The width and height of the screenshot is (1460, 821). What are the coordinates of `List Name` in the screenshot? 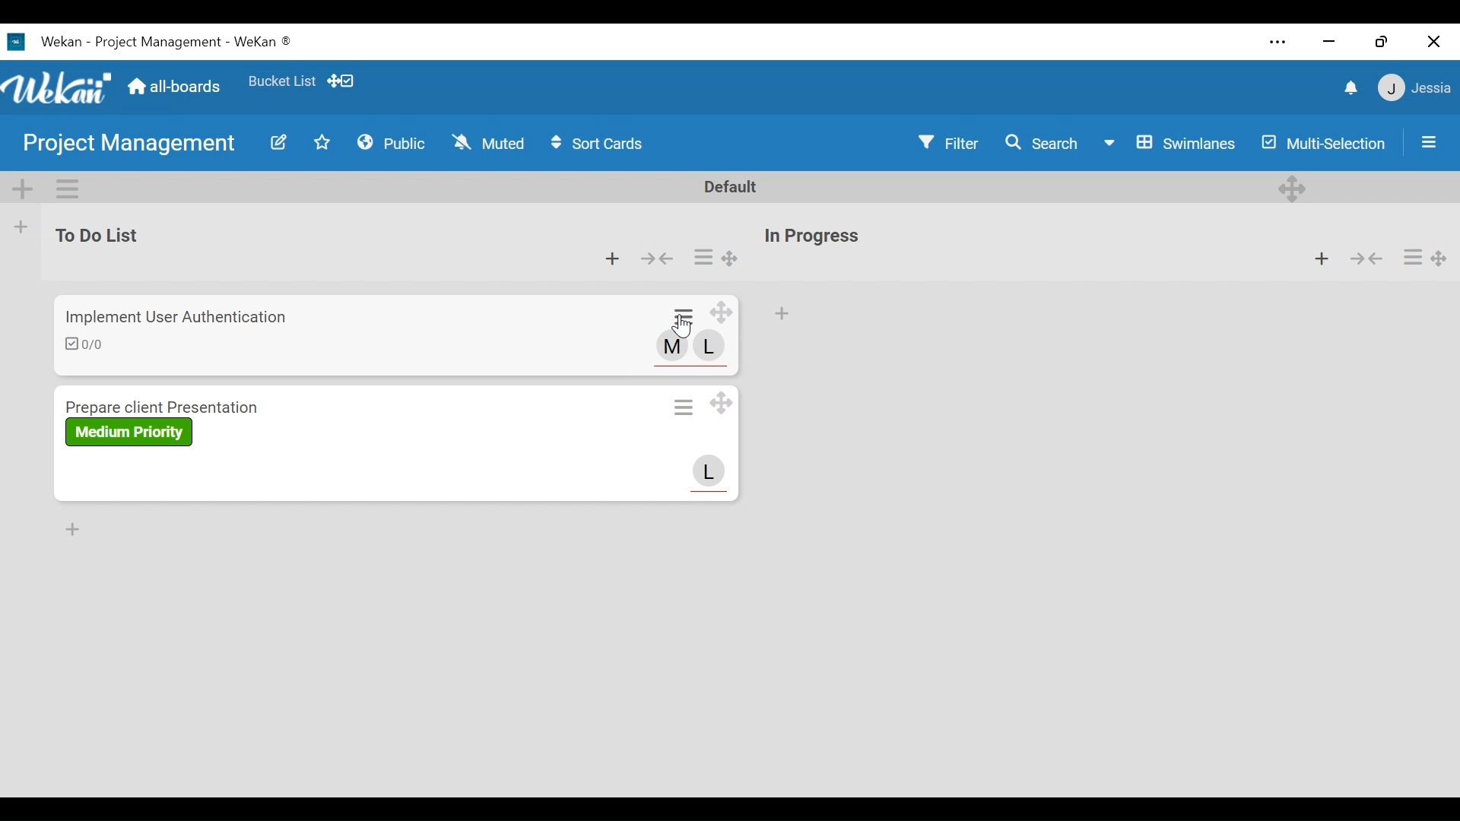 It's located at (94, 235).